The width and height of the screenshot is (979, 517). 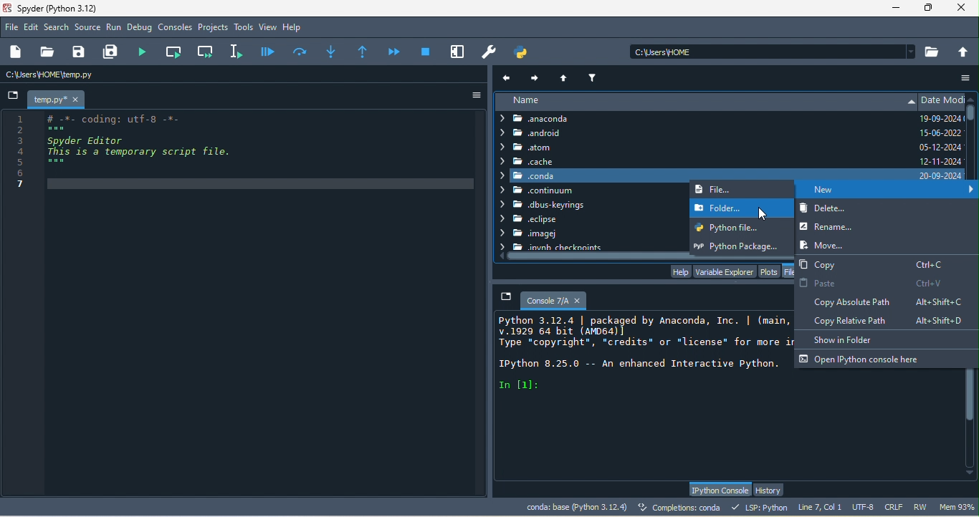 What do you see at coordinates (547, 148) in the screenshot?
I see `atom` at bounding box center [547, 148].